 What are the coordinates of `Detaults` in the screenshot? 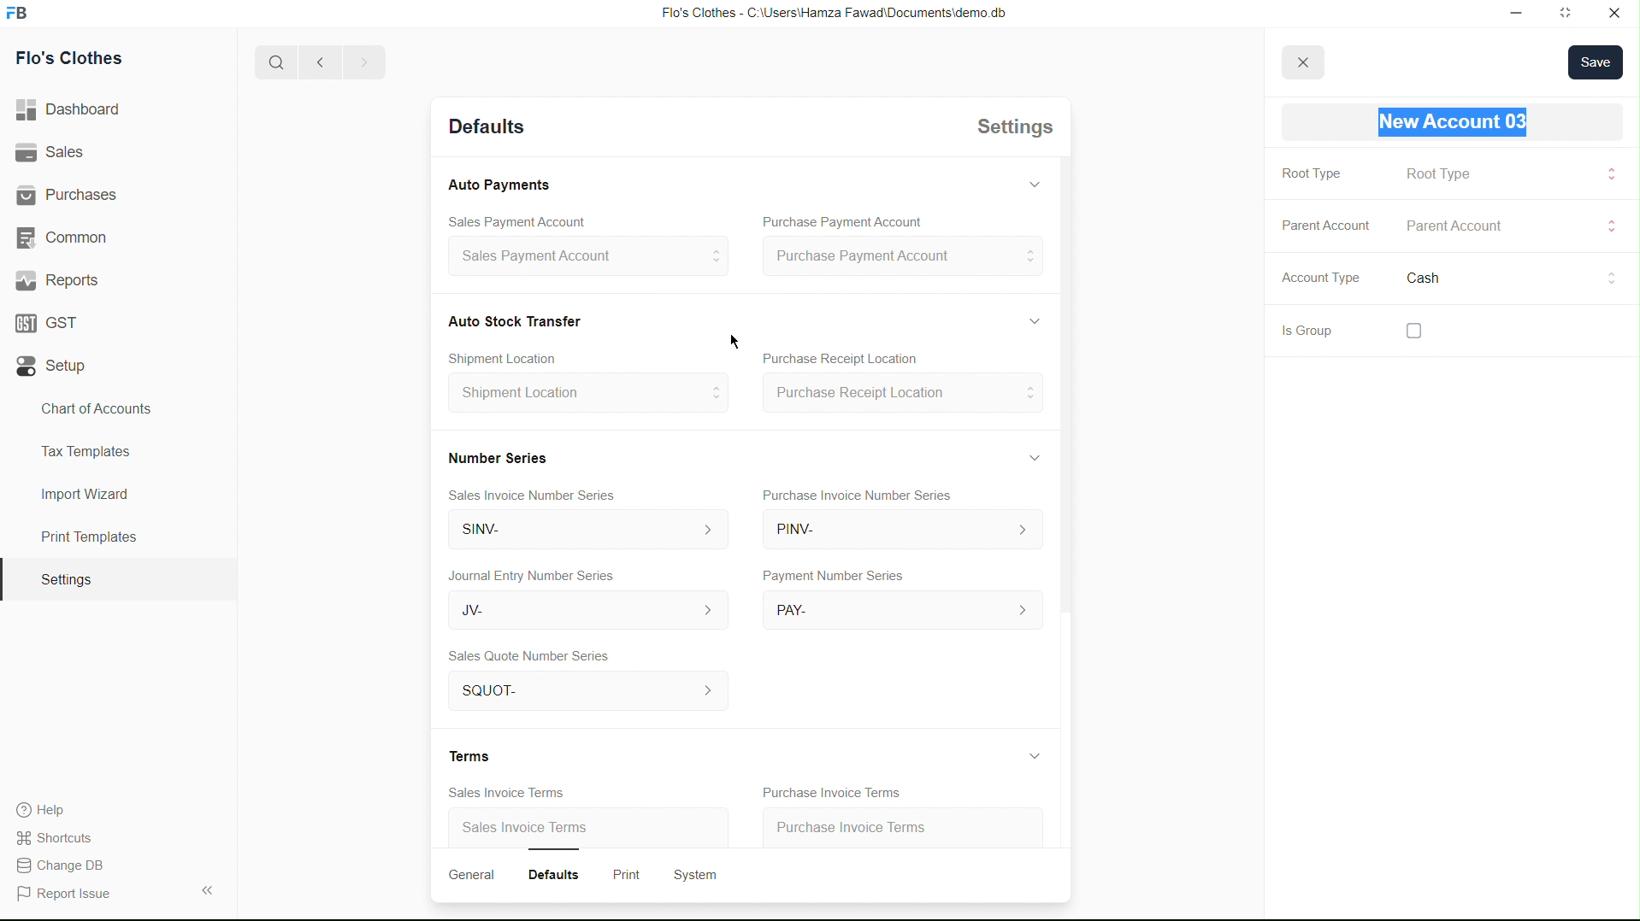 It's located at (484, 128).